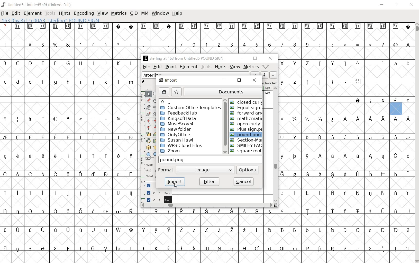 The height and width of the screenshot is (263, 419). What do you see at coordinates (345, 63) in the screenshot?
I see `]` at bounding box center [345, 63].